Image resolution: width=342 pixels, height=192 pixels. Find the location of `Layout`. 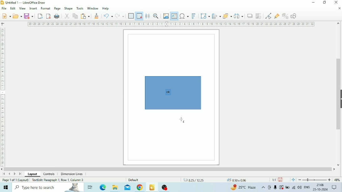

Layout is located at coordinates (33, 174).